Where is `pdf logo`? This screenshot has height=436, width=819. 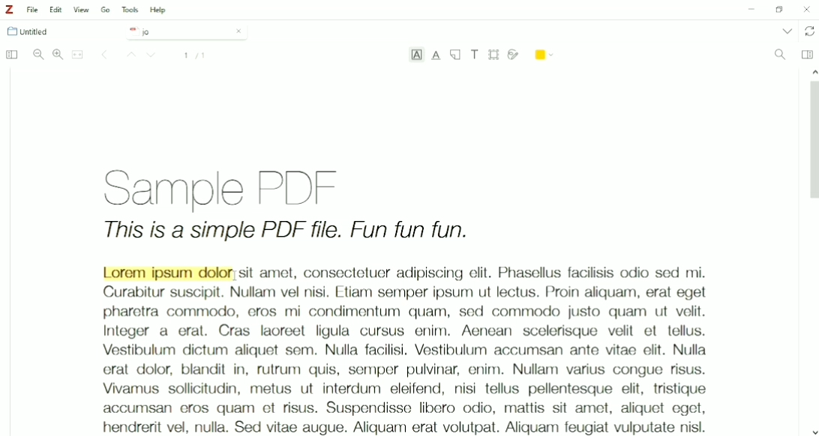
pdf logo is located at coordinates (130, 31).